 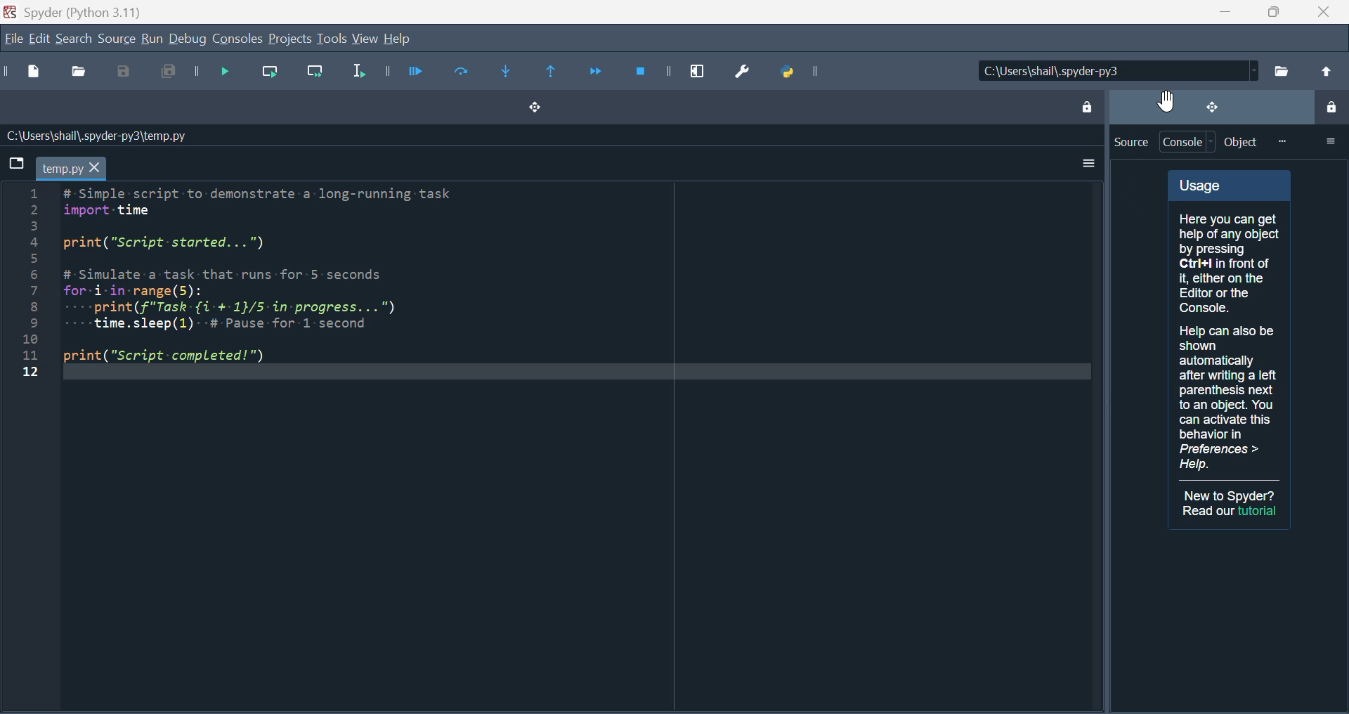 What do you see at coordinates (809, 72) in the screenshot?
I see `Python path manager` at bounding box center [809, 72].